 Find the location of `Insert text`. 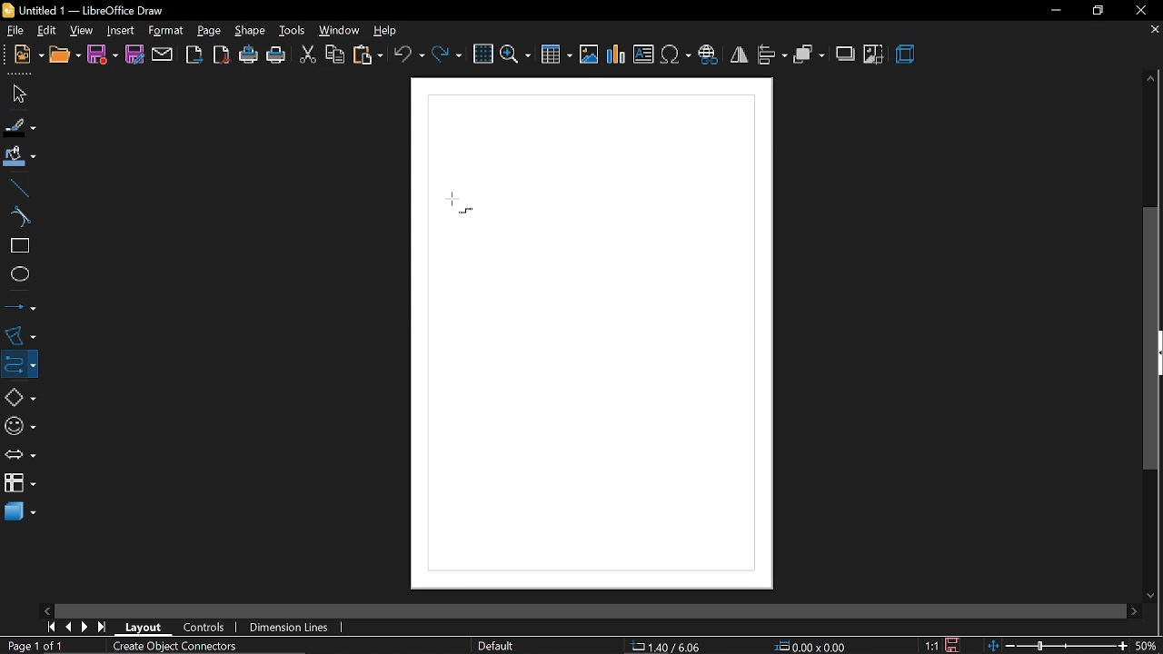

Insert text is located at coordinates (643, 54).